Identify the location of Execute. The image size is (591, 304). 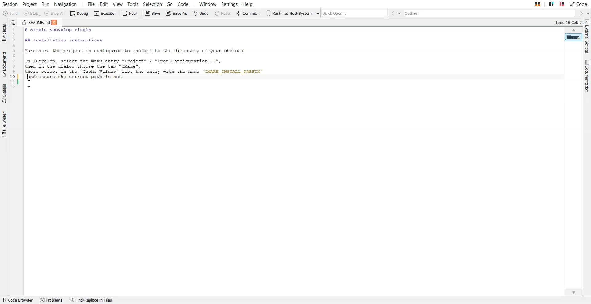
(104, 14).